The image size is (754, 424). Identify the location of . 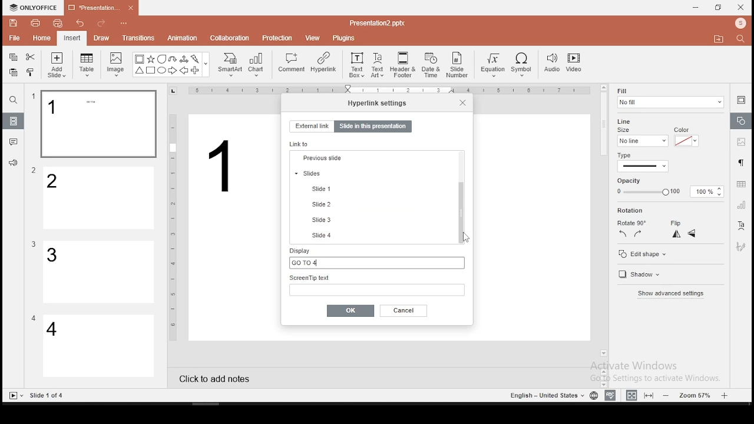
(34, 244).